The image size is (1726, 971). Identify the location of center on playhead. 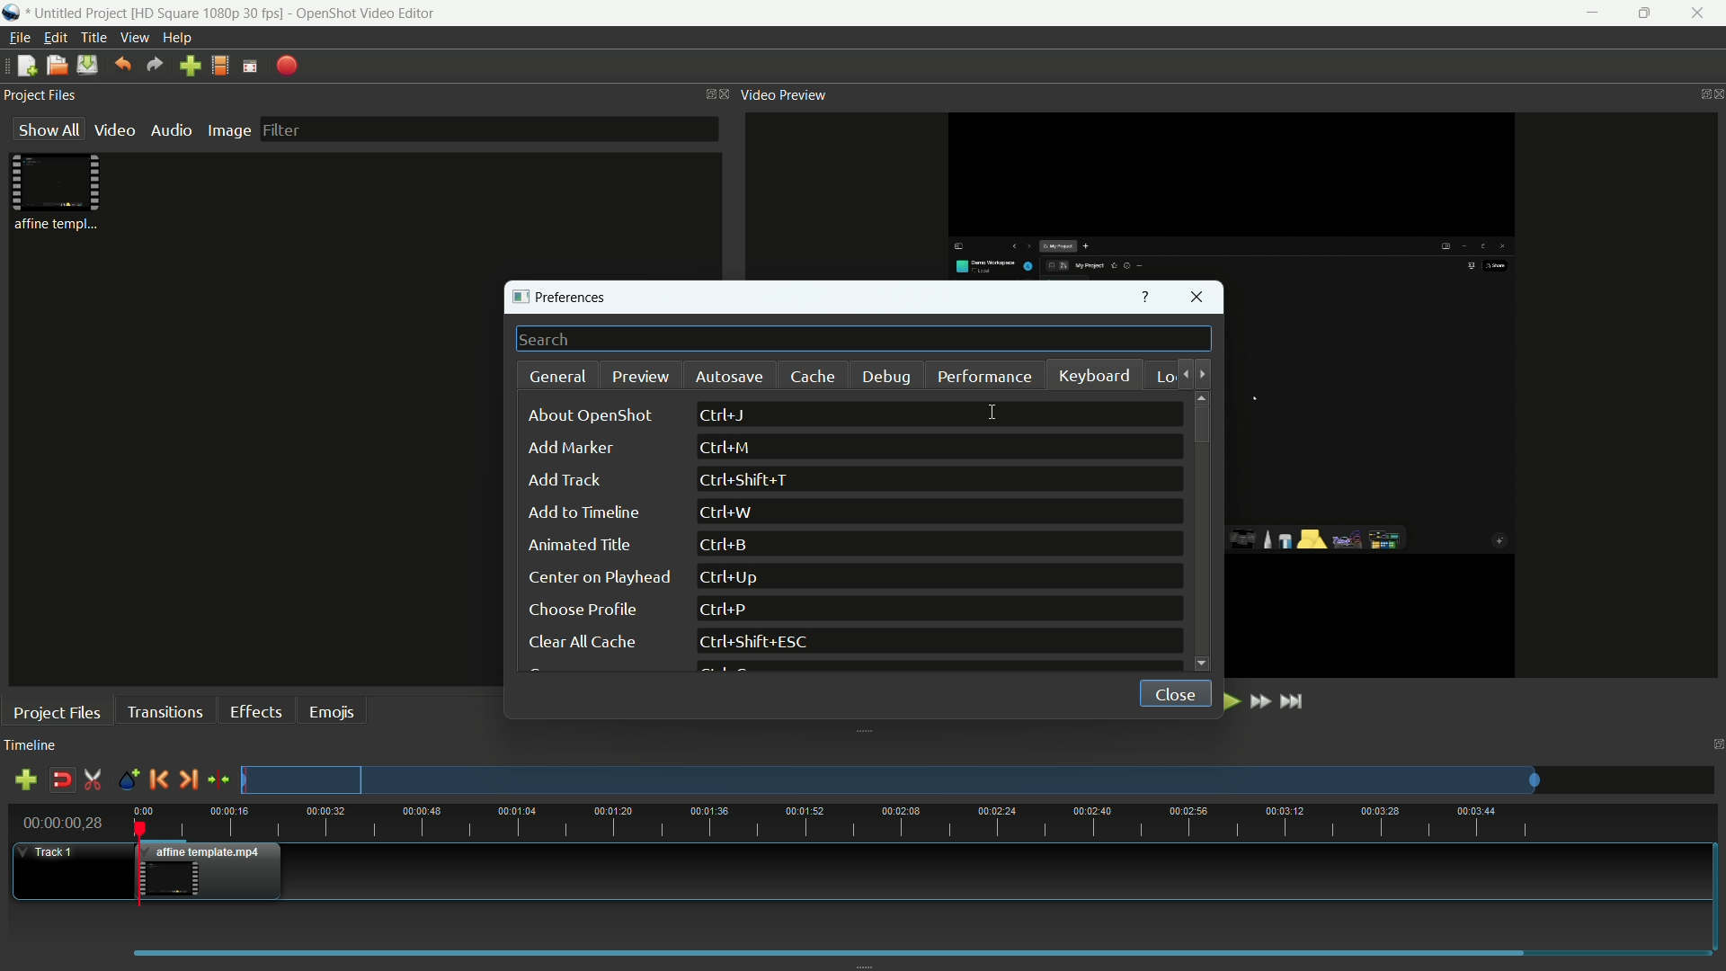
(597, 577).